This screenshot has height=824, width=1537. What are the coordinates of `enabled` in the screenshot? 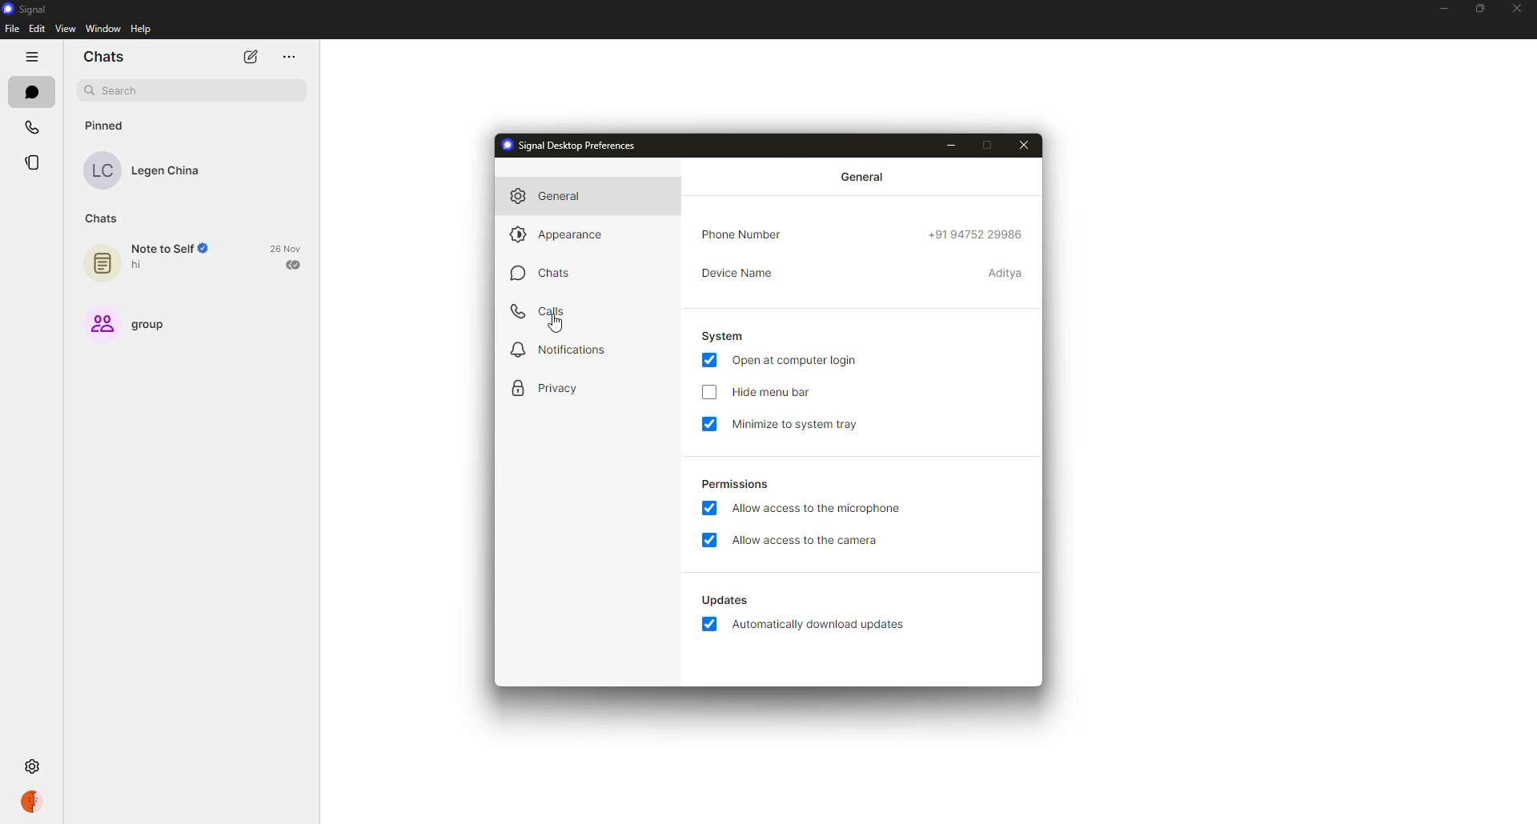 It's located at (713, 508).